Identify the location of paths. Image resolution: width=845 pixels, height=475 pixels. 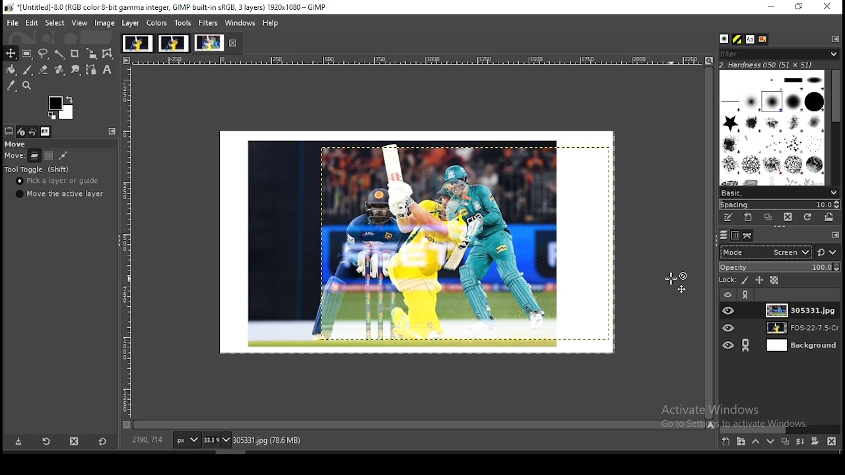
(749, 236).